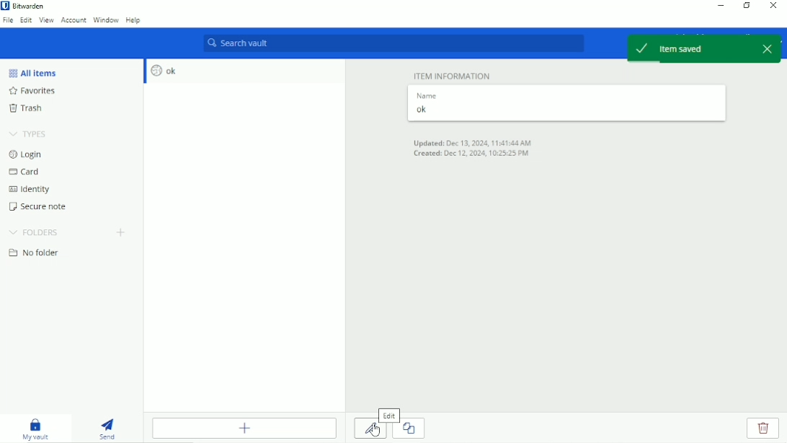  What do you see at coordinates (32, 73) in the screenshot?
I see `All items` at bounding box center [32, 73].